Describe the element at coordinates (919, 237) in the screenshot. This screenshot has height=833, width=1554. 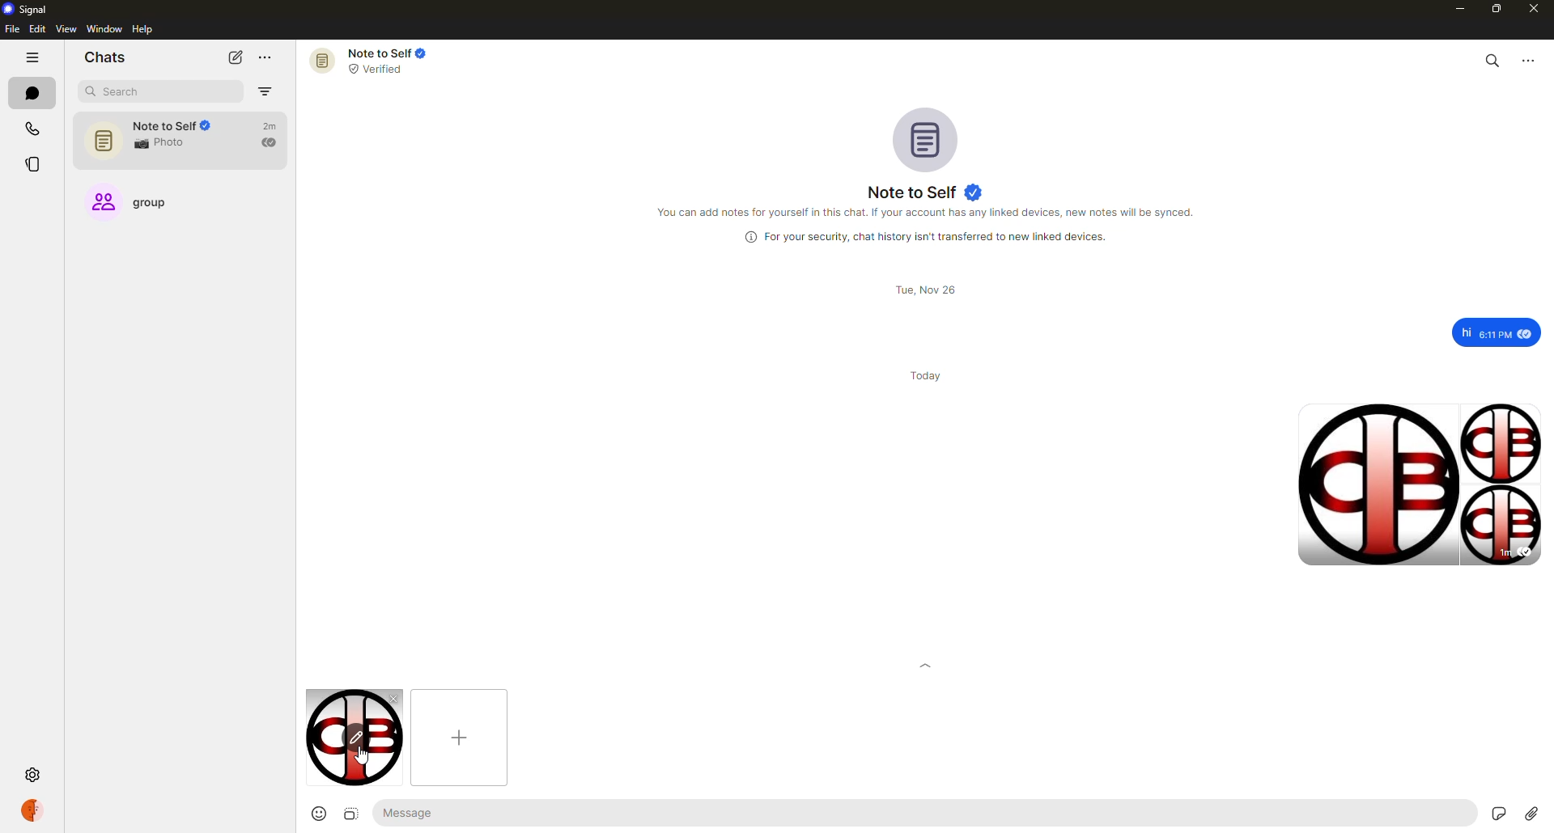
I see `info` at that location.